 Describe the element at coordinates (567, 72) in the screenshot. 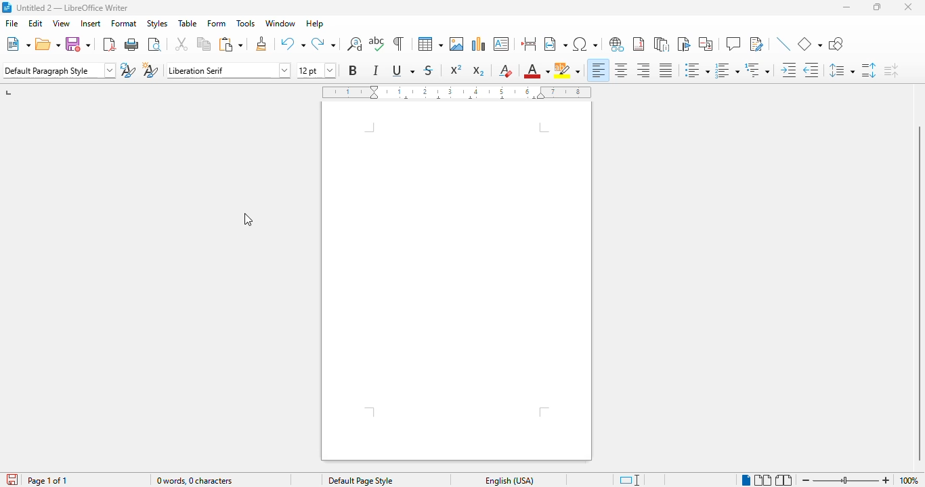

I see `character highlighting color` at that location.